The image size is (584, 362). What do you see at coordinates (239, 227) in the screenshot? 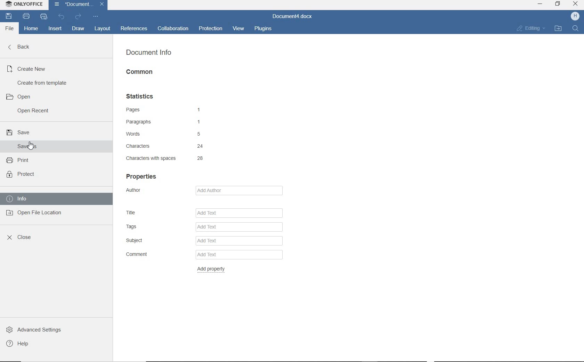
I see `Add Text` at bounding box center [239, 227].